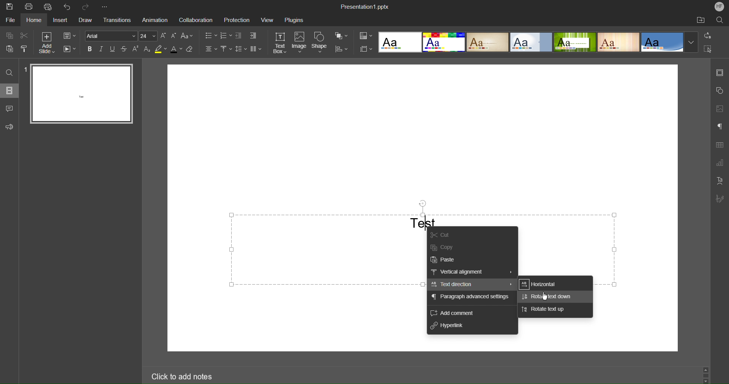 This screenshot has width=729, height=384. What do you see at coordinates (68, 6) in the screenshot?
I see `Undo` at bounding box center [68, 6].